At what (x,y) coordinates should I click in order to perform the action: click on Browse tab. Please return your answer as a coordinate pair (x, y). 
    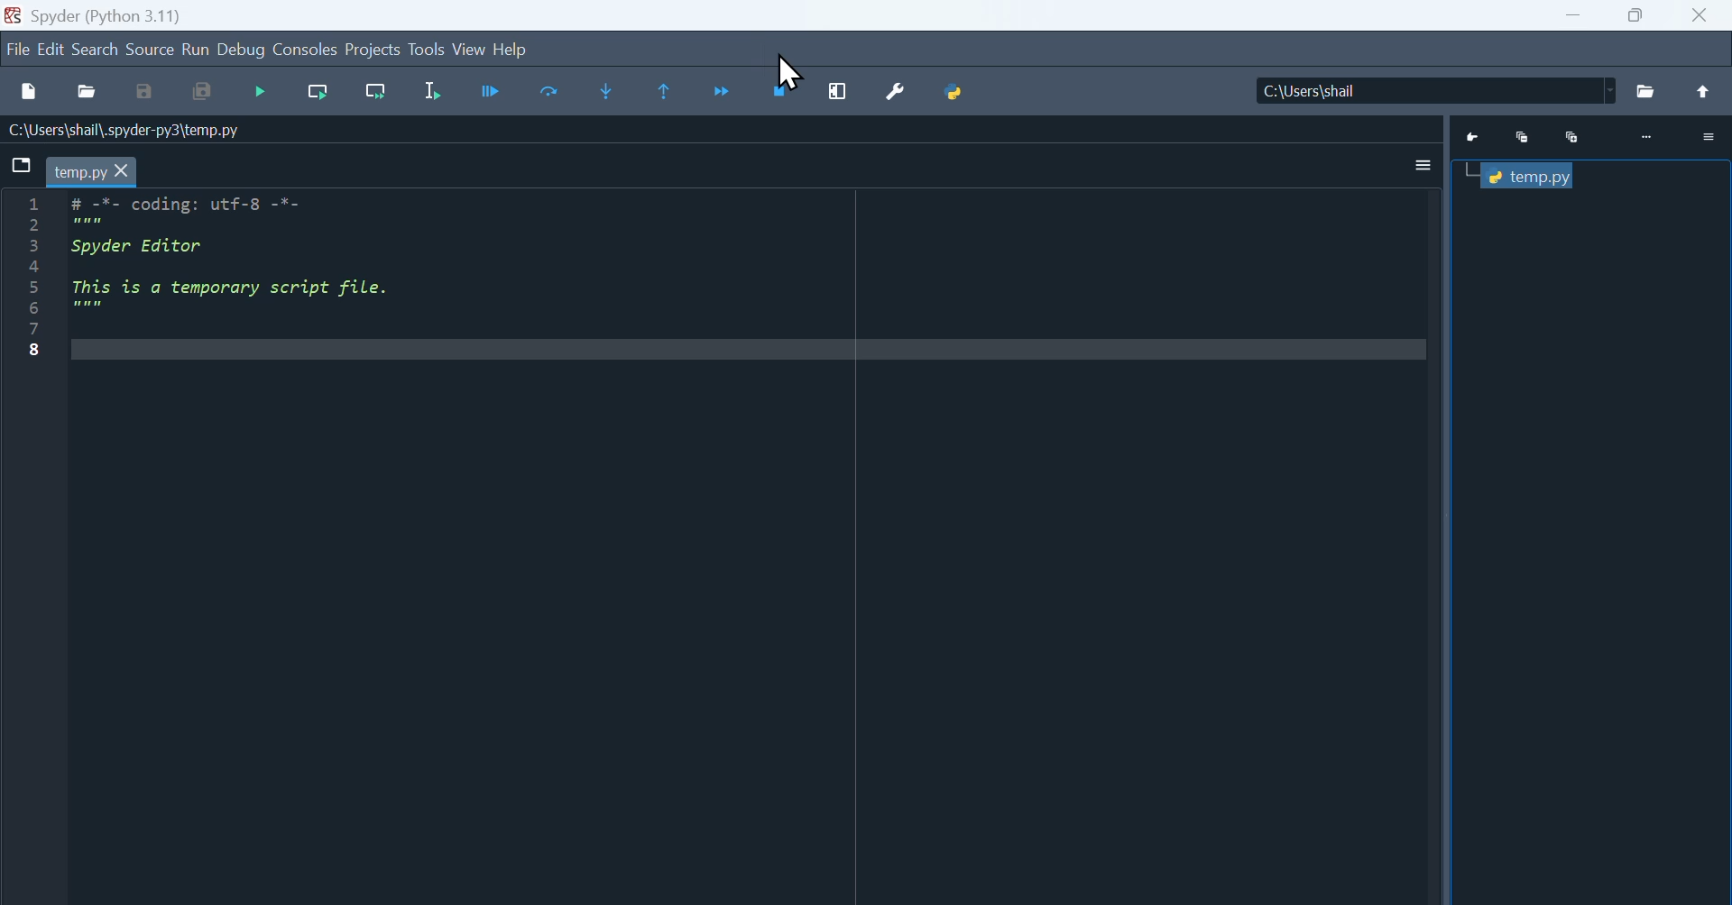
    Looking at the image, I should click on (22, 163).